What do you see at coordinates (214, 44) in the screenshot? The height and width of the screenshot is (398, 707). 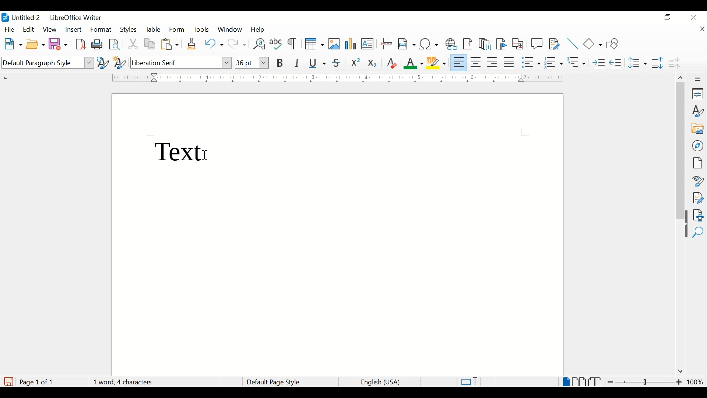 I see `undo` at bounding box center [214, 44].